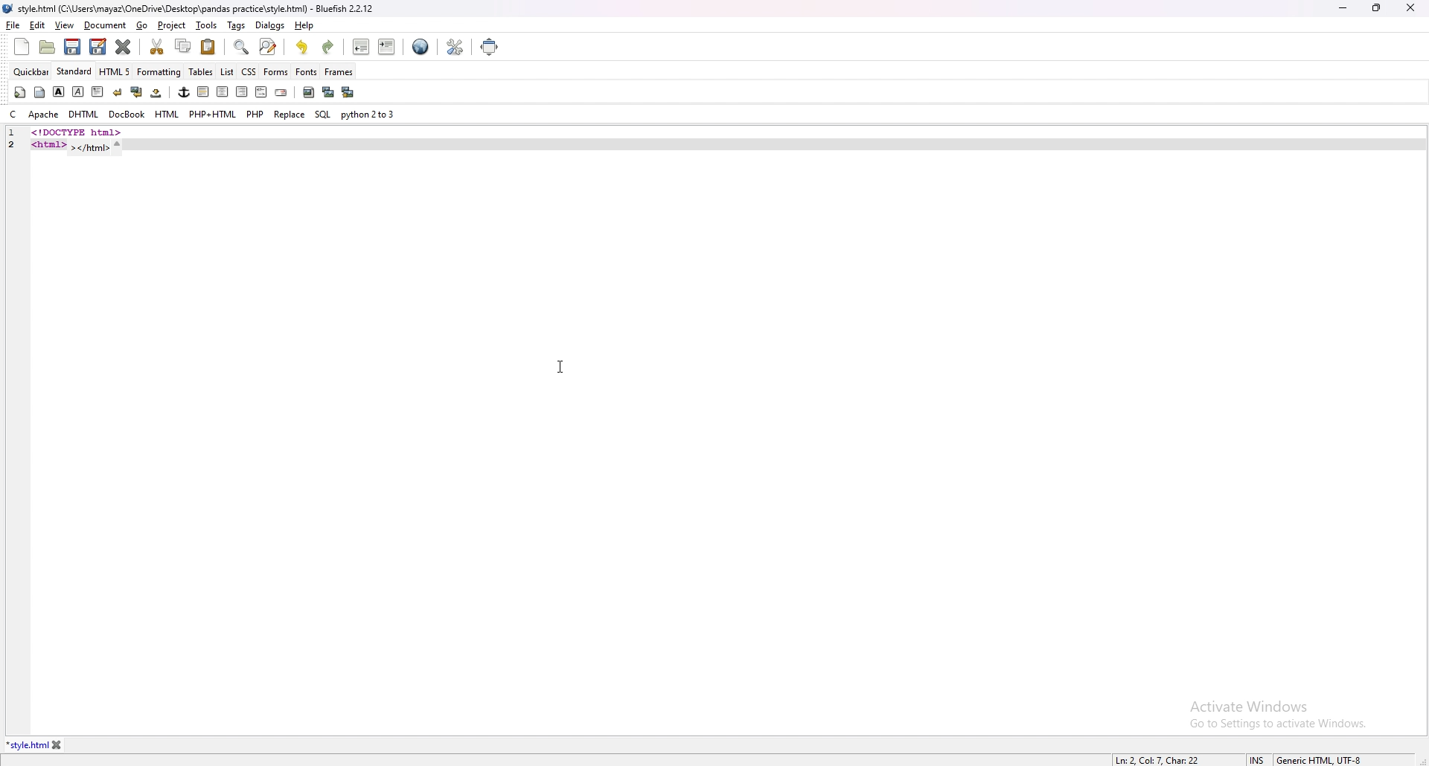 The image size is (1429, 766). Describe the element at coordinates (202, 91) in the screenshot. I see `left indent` at that location.